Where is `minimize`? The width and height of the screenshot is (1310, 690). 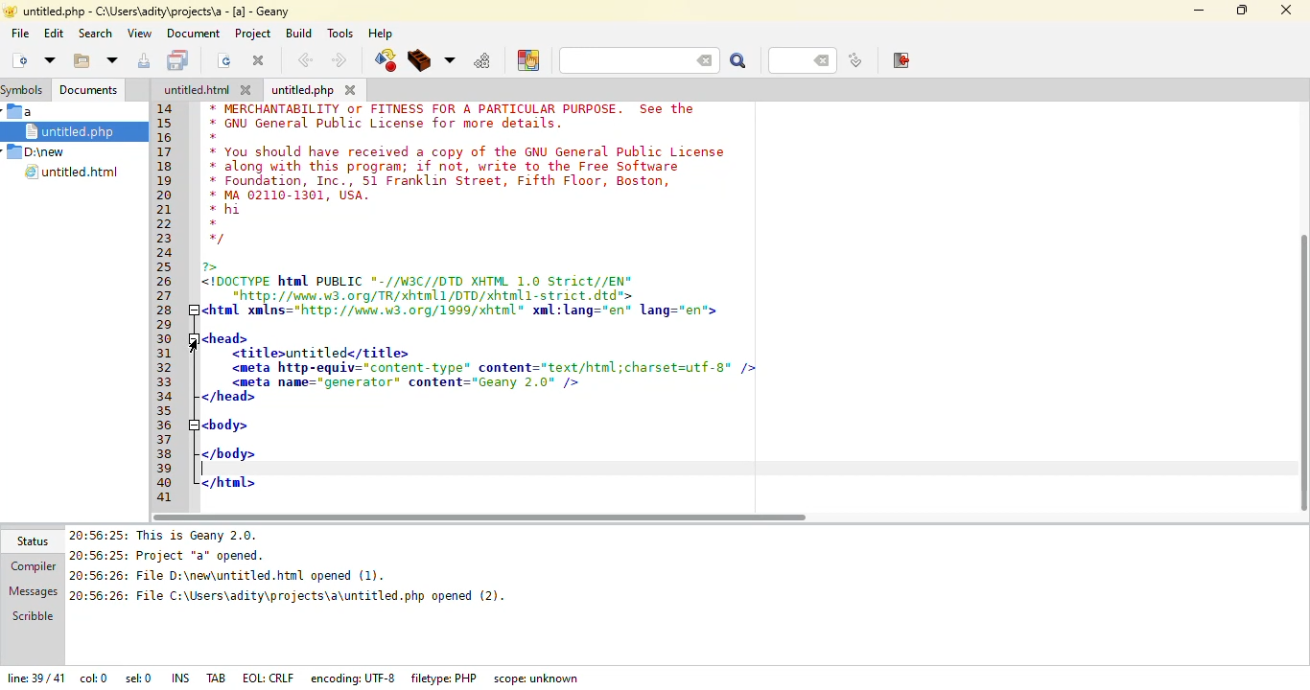 minimize is located at coordinates (1199, 10).